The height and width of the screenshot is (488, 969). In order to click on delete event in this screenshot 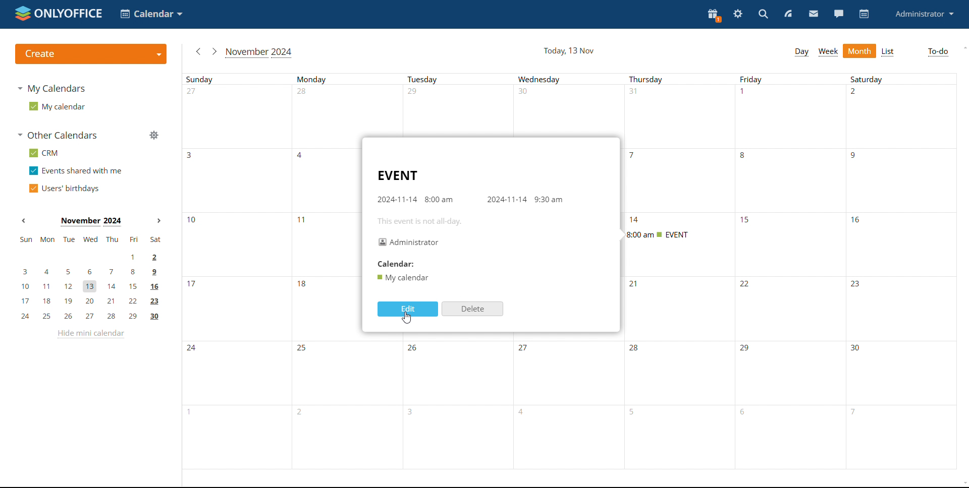, I will do `click(472, 309)`.